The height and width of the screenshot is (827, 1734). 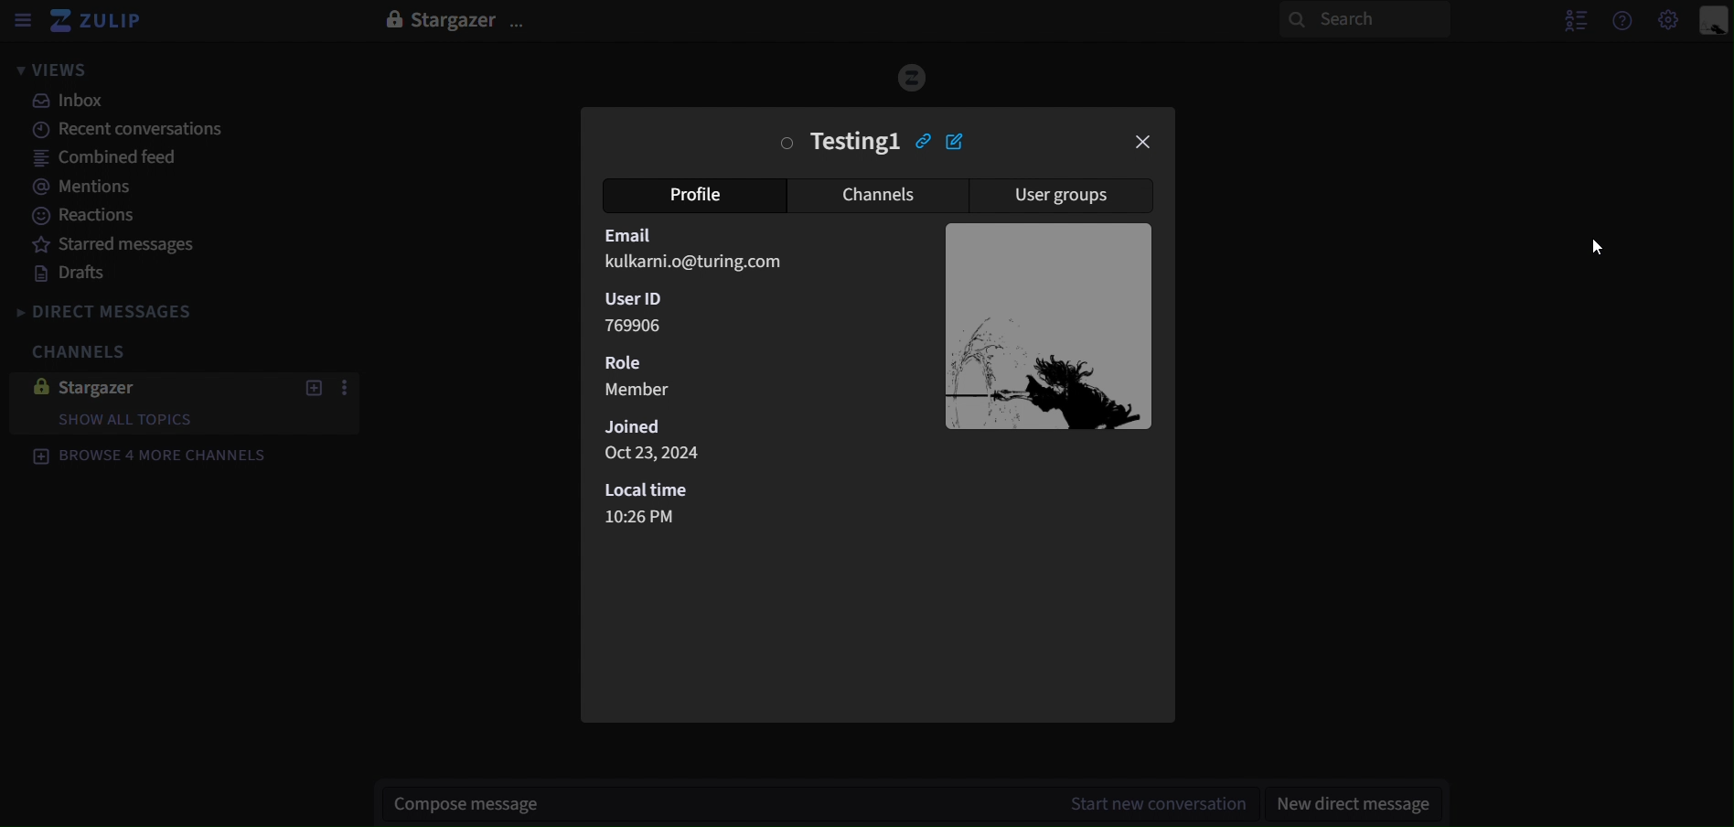 What do you see at coordinates (925, 143) in the screenshot?
I see `copy` at bounding box center [925, 143].